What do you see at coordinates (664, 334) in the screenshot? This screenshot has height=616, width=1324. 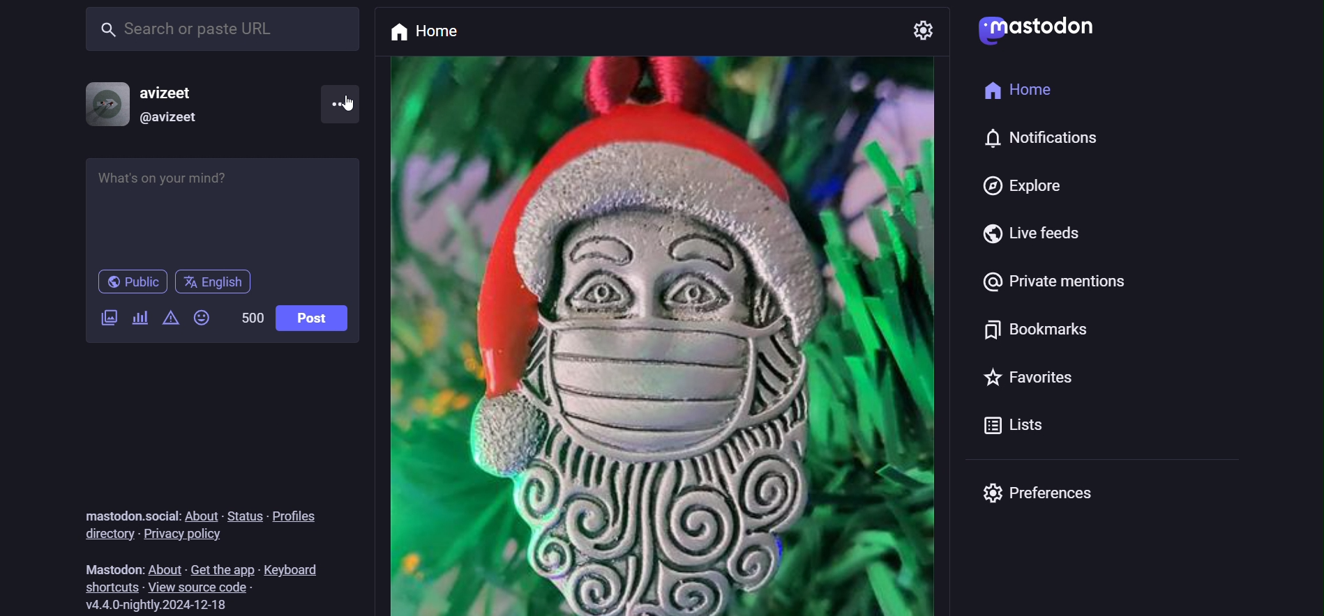 I see `post picture` at bounding box center [664, 334].